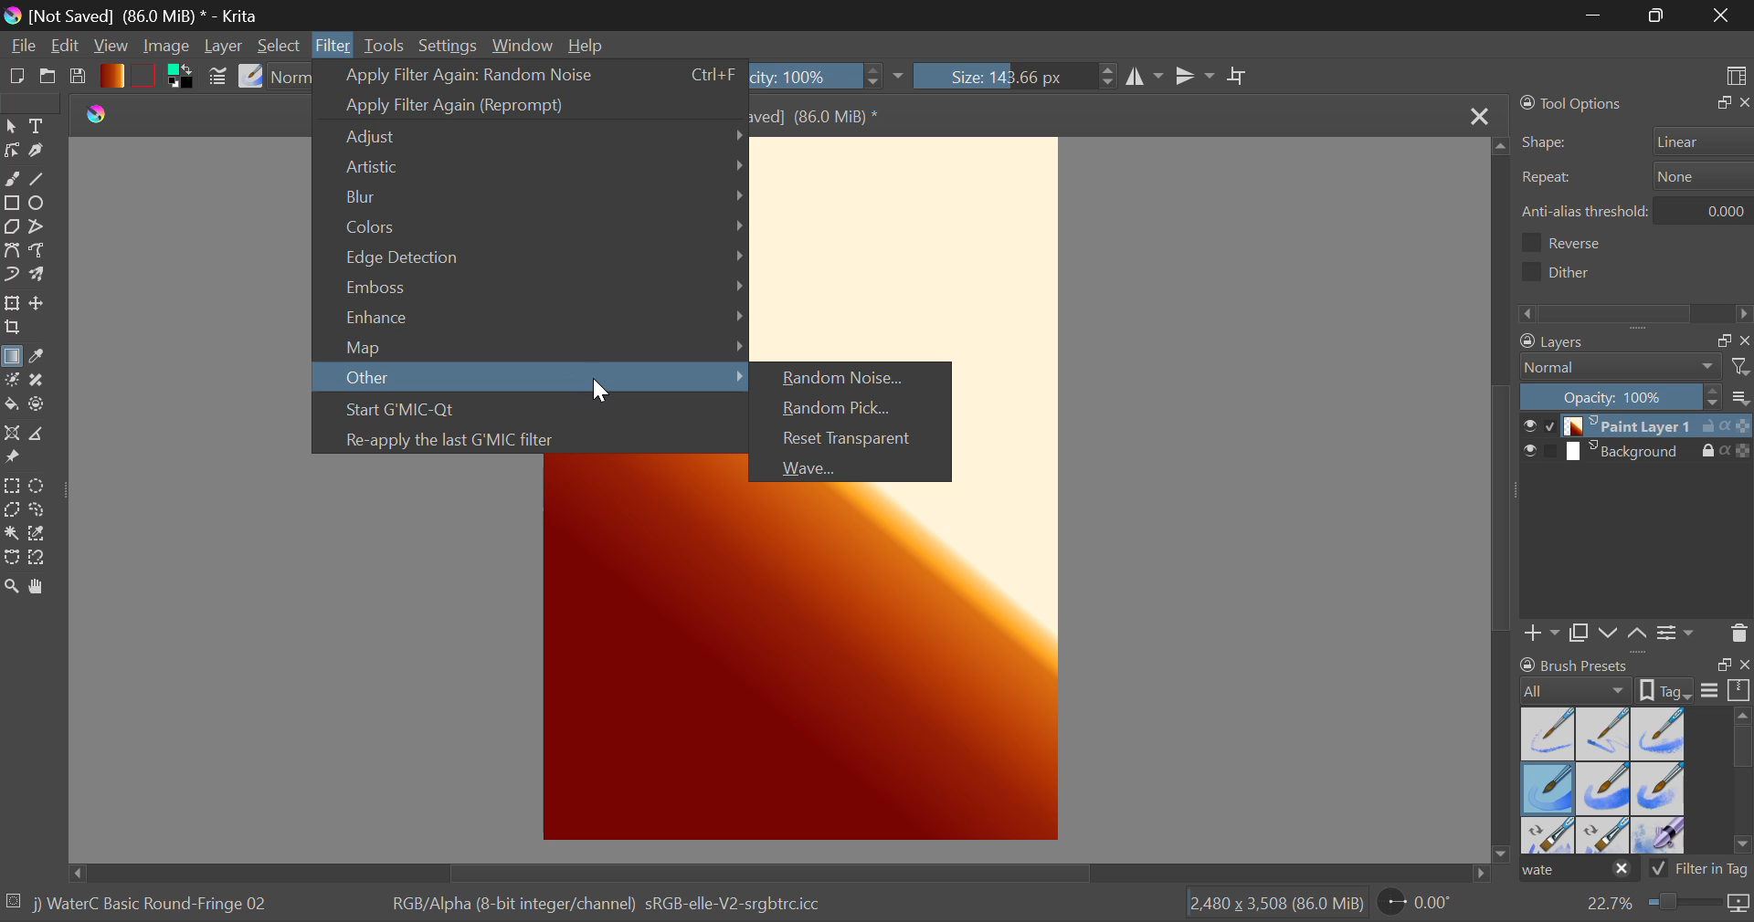 This screenshot has height=922, width=1754. Describe the element at coordinates (1622, 367) in the screenshot. I see `normal` at that location.